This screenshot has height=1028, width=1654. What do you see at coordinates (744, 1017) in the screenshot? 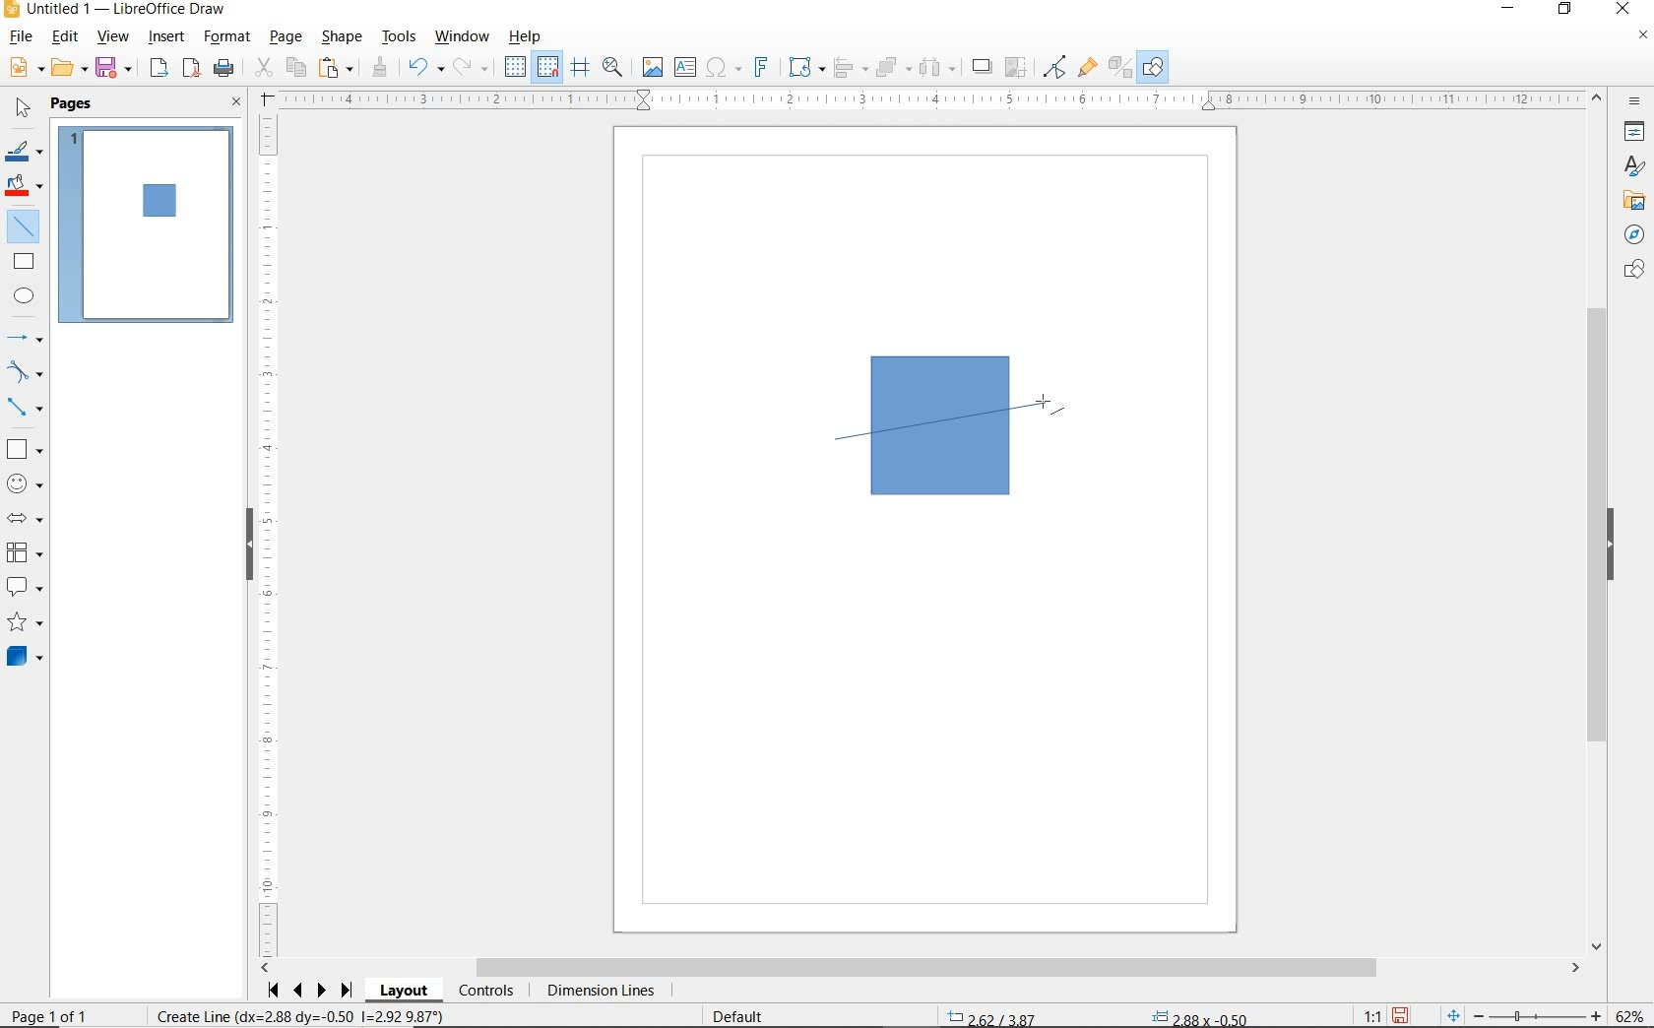
I see `DEFAULT` at bounding box center [744, 1017].